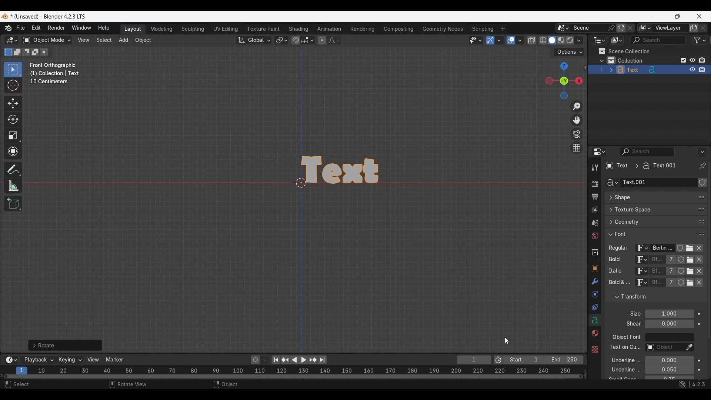 This screenshot has width=711, height=400. I want to click on pan view, so click(133, 385).